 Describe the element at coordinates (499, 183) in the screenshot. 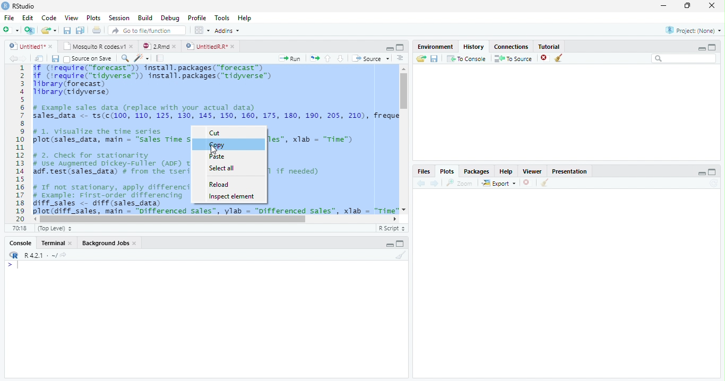

I see `Export` at that location.